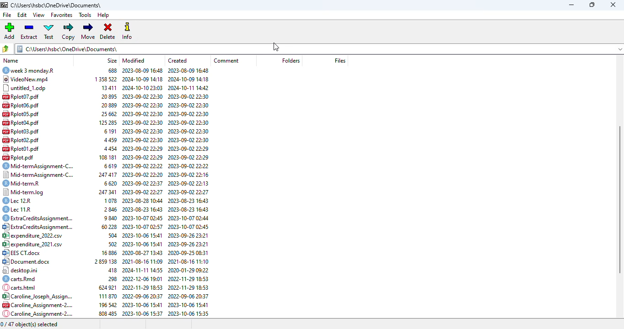 This screenshot has width=624, height=329. What do you see at coordinates (143, 80) in the screenshot?
I see `2024-10-09 14:18` at bounding box center [143, 80].